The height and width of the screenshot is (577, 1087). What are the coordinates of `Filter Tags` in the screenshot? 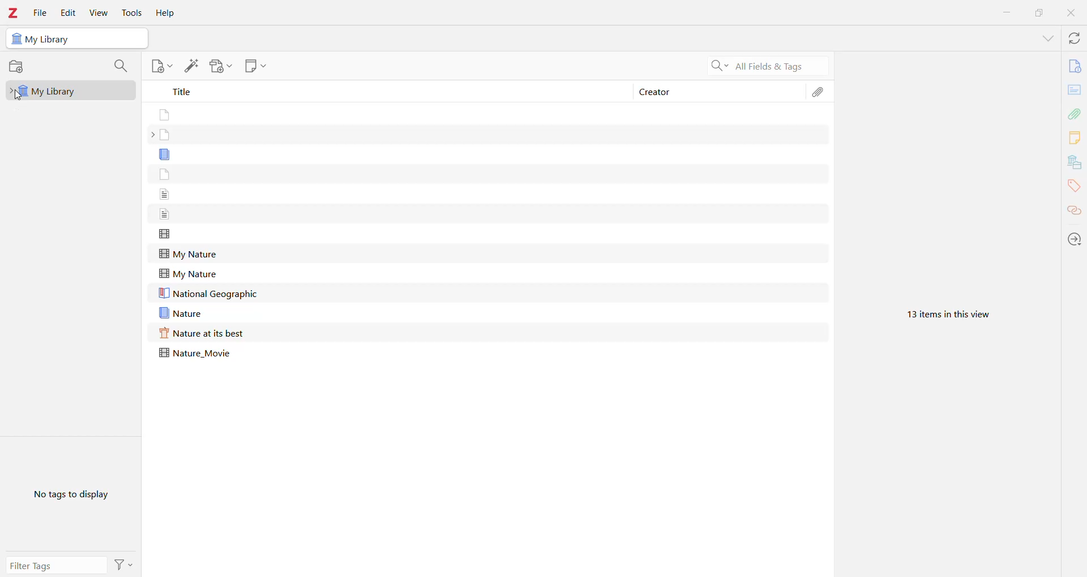 It's located at (57, 566).